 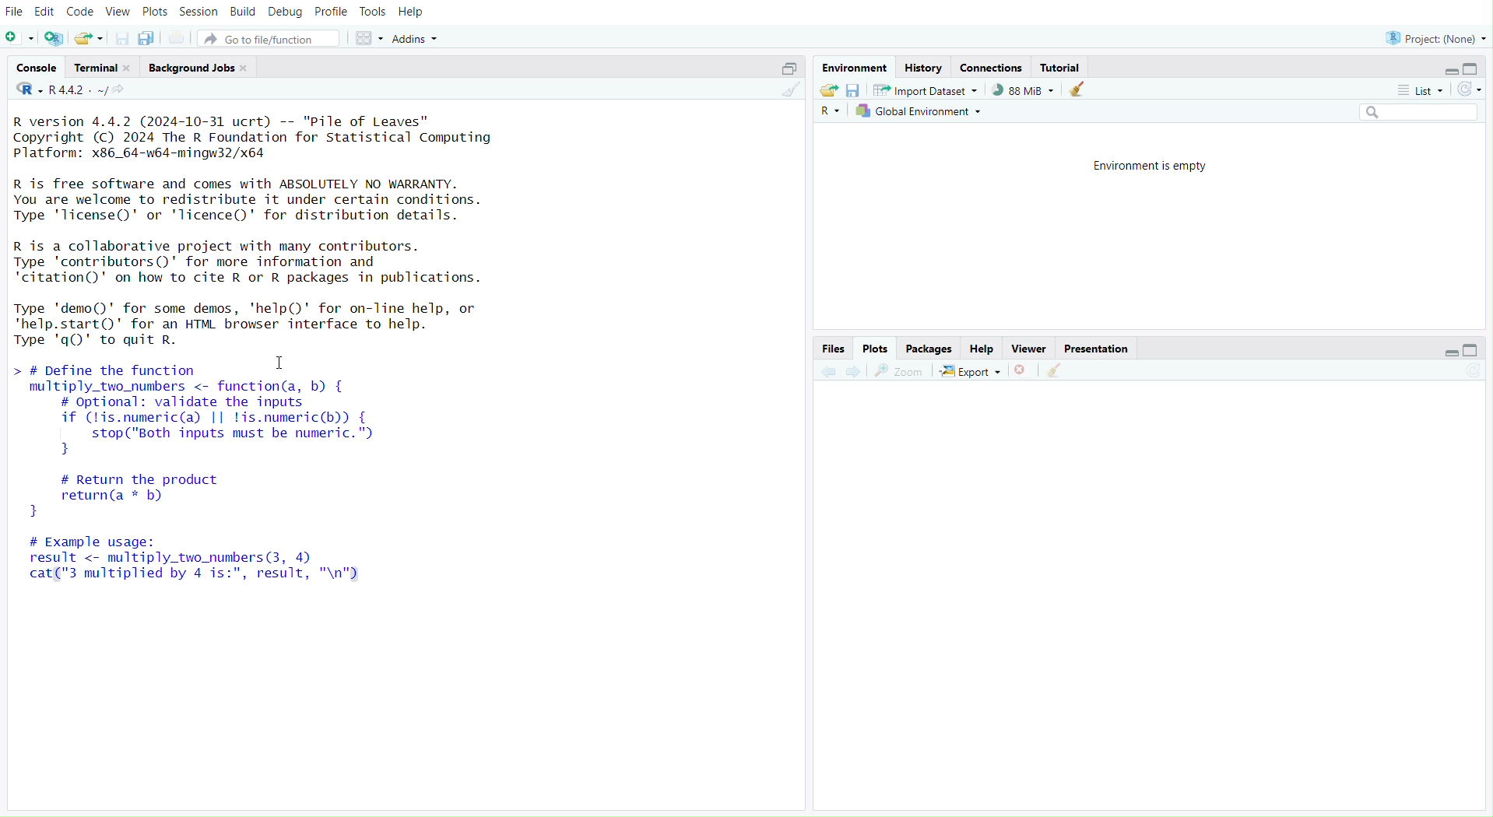 I want to click on Maximize, so click(x=785, y=70).